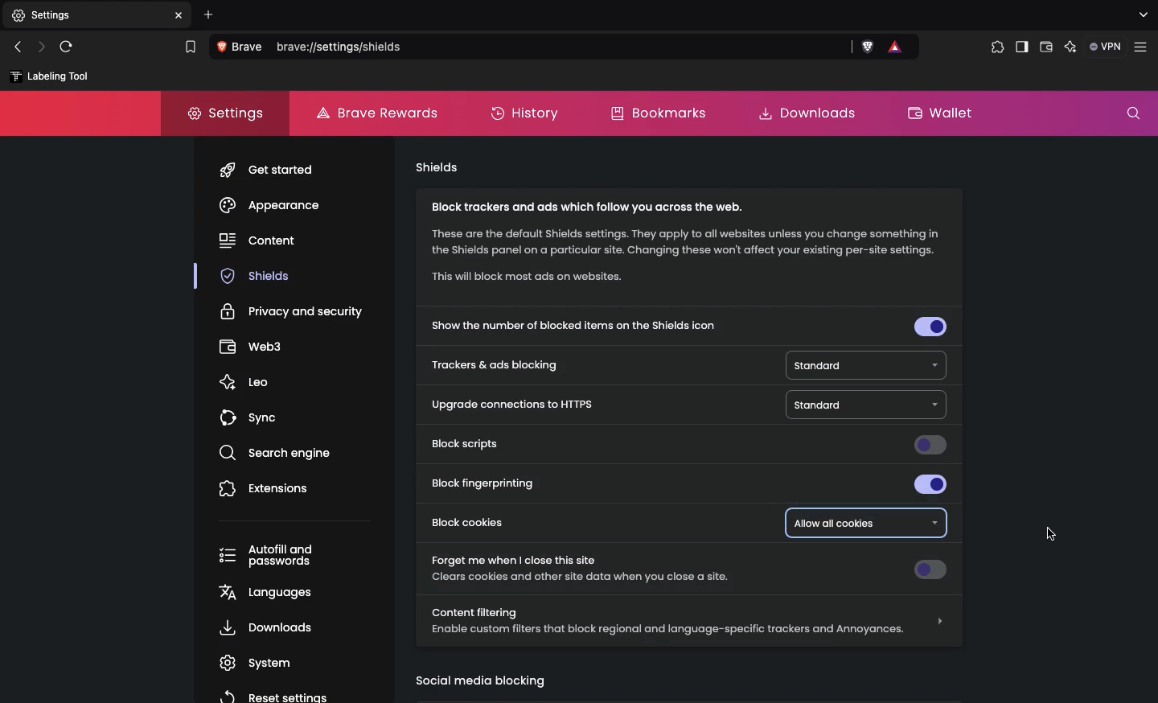  I want to click on brave rewards, so click(893, 46).